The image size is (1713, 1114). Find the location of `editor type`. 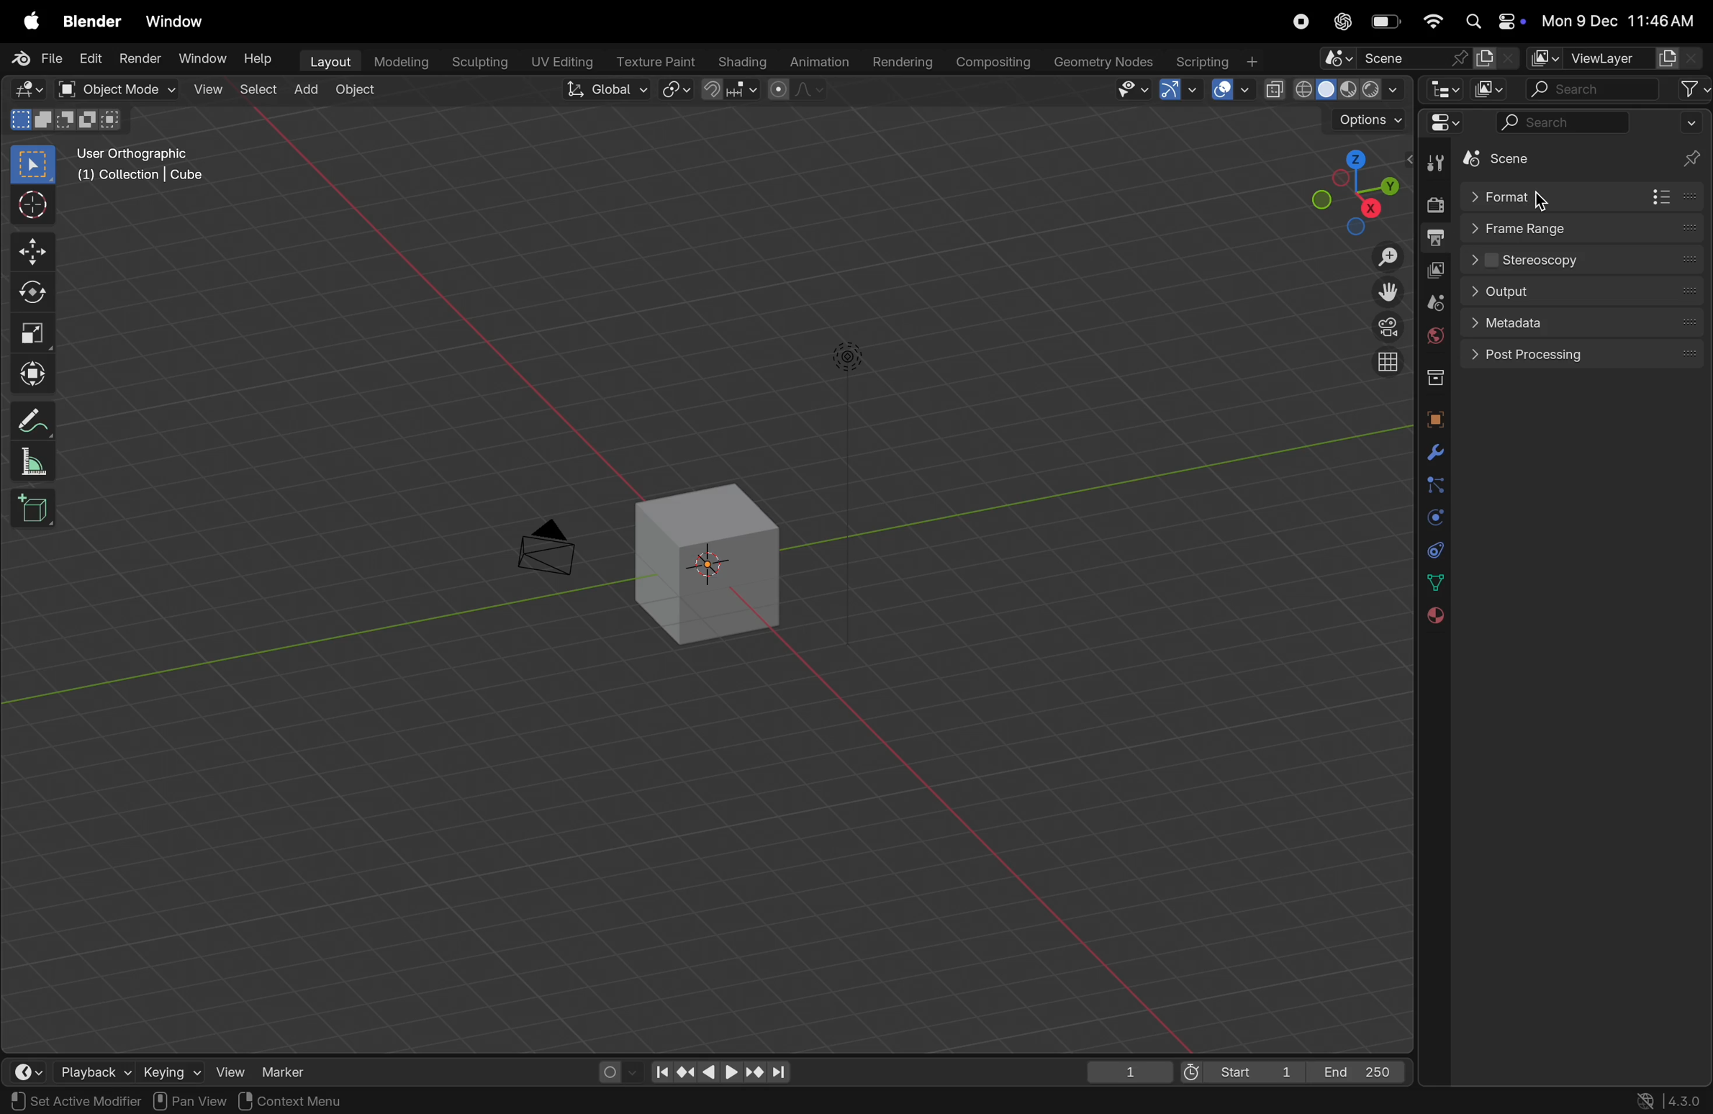

editor type is located at coordinates (1444, 89).